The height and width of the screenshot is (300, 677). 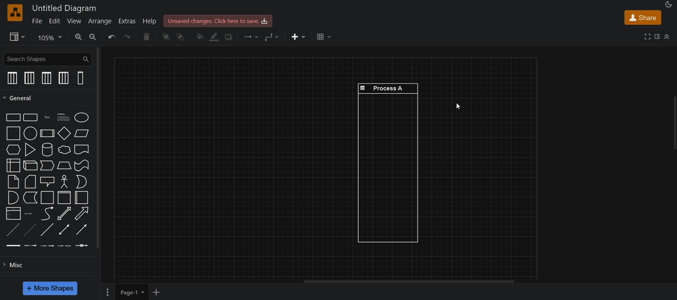 I want to click on connection, so click(x=252, y=36).